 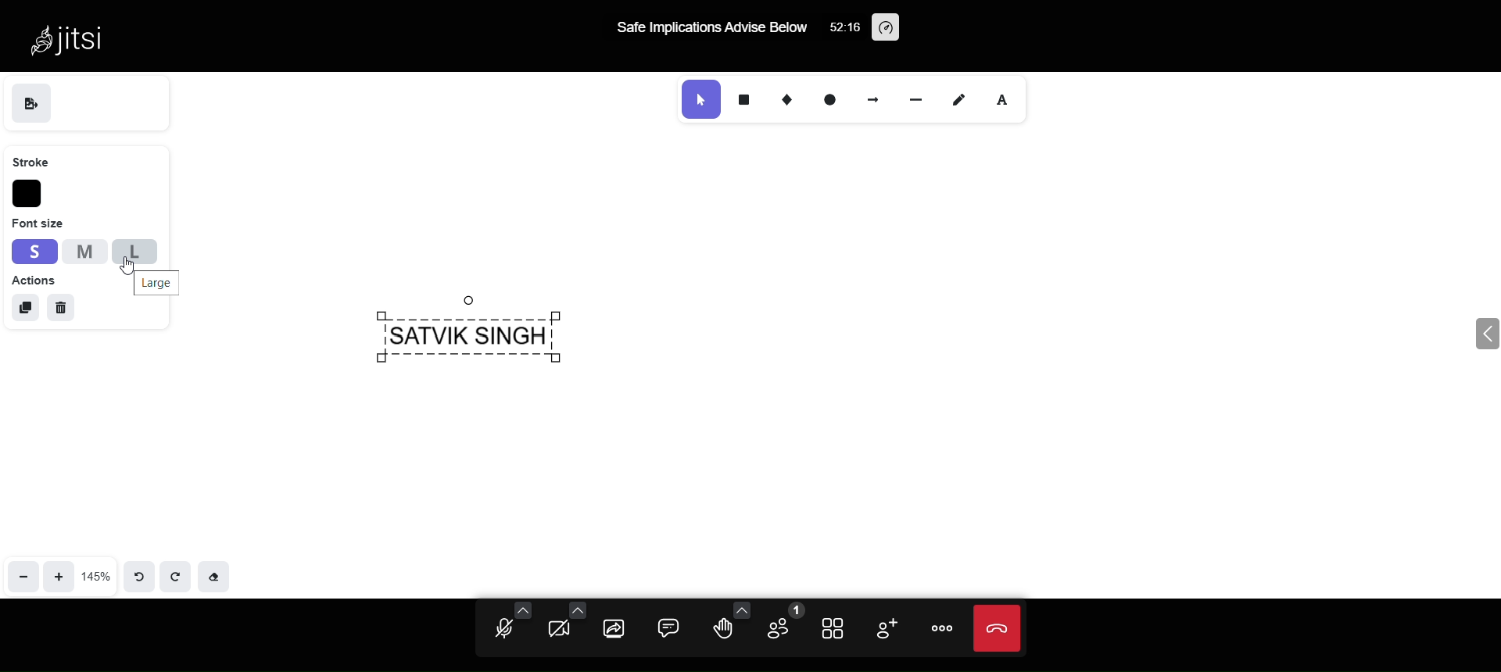 I want to click on redo, so click(x=178, y=576).